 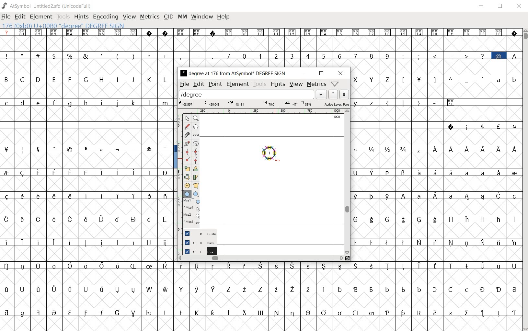 I want to click on unsupported charters, so click(x=158, y=32).